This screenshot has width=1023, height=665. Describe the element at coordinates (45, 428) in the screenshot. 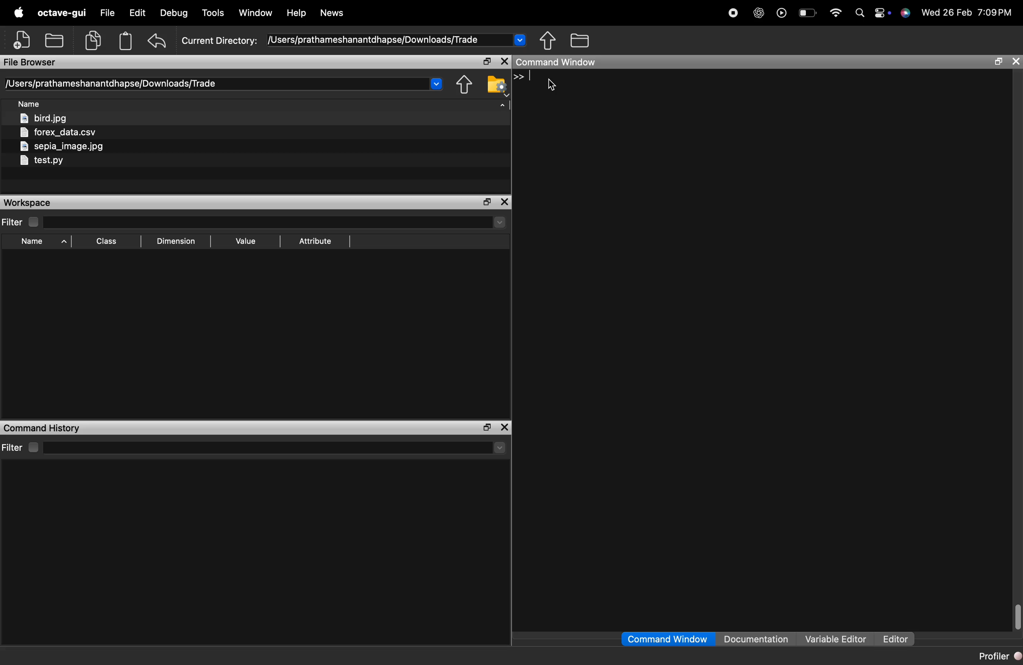

I see `command history` at that location.